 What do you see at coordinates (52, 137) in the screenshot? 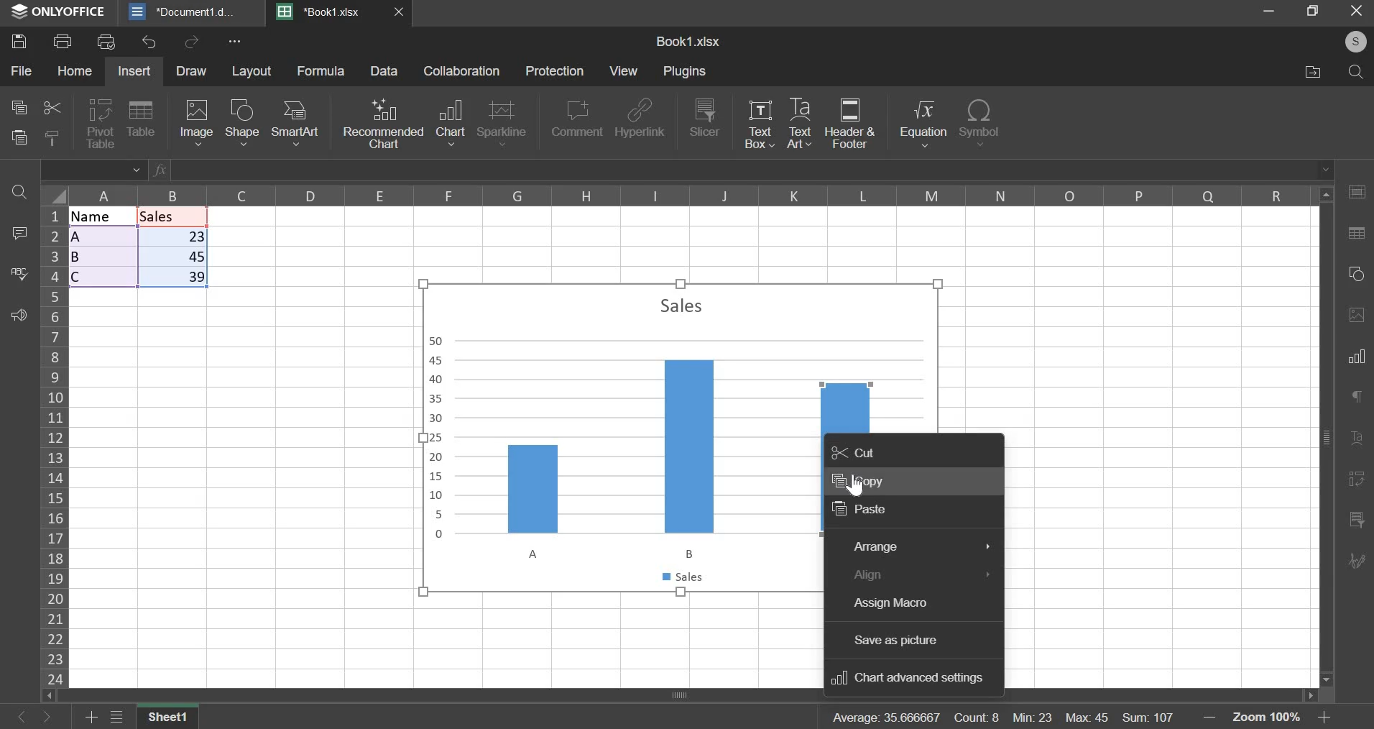
I see `copy style` at bounding box center [52, 137].